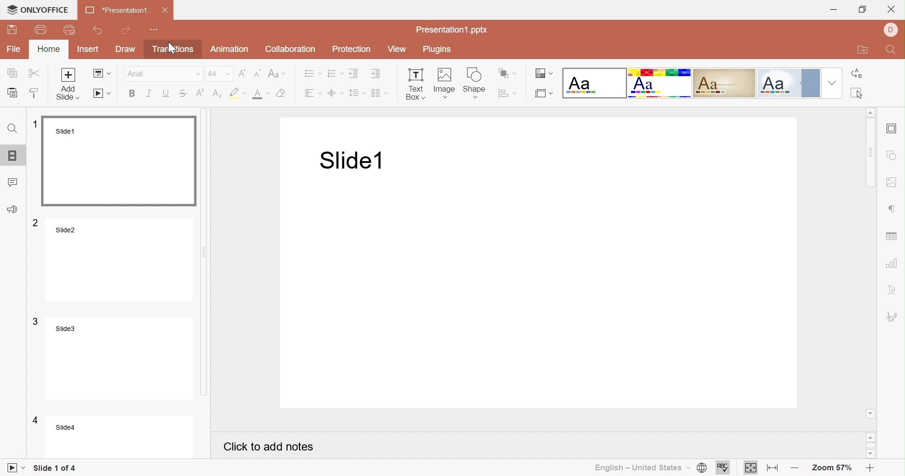 The image size is (905, 476). Describe the element at coordinates (833, 469) in the screenshot. I see `Zoom 57%` at that location.